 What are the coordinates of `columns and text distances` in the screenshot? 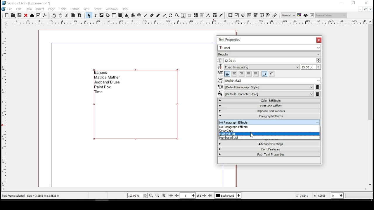 It's located at (269, 121).